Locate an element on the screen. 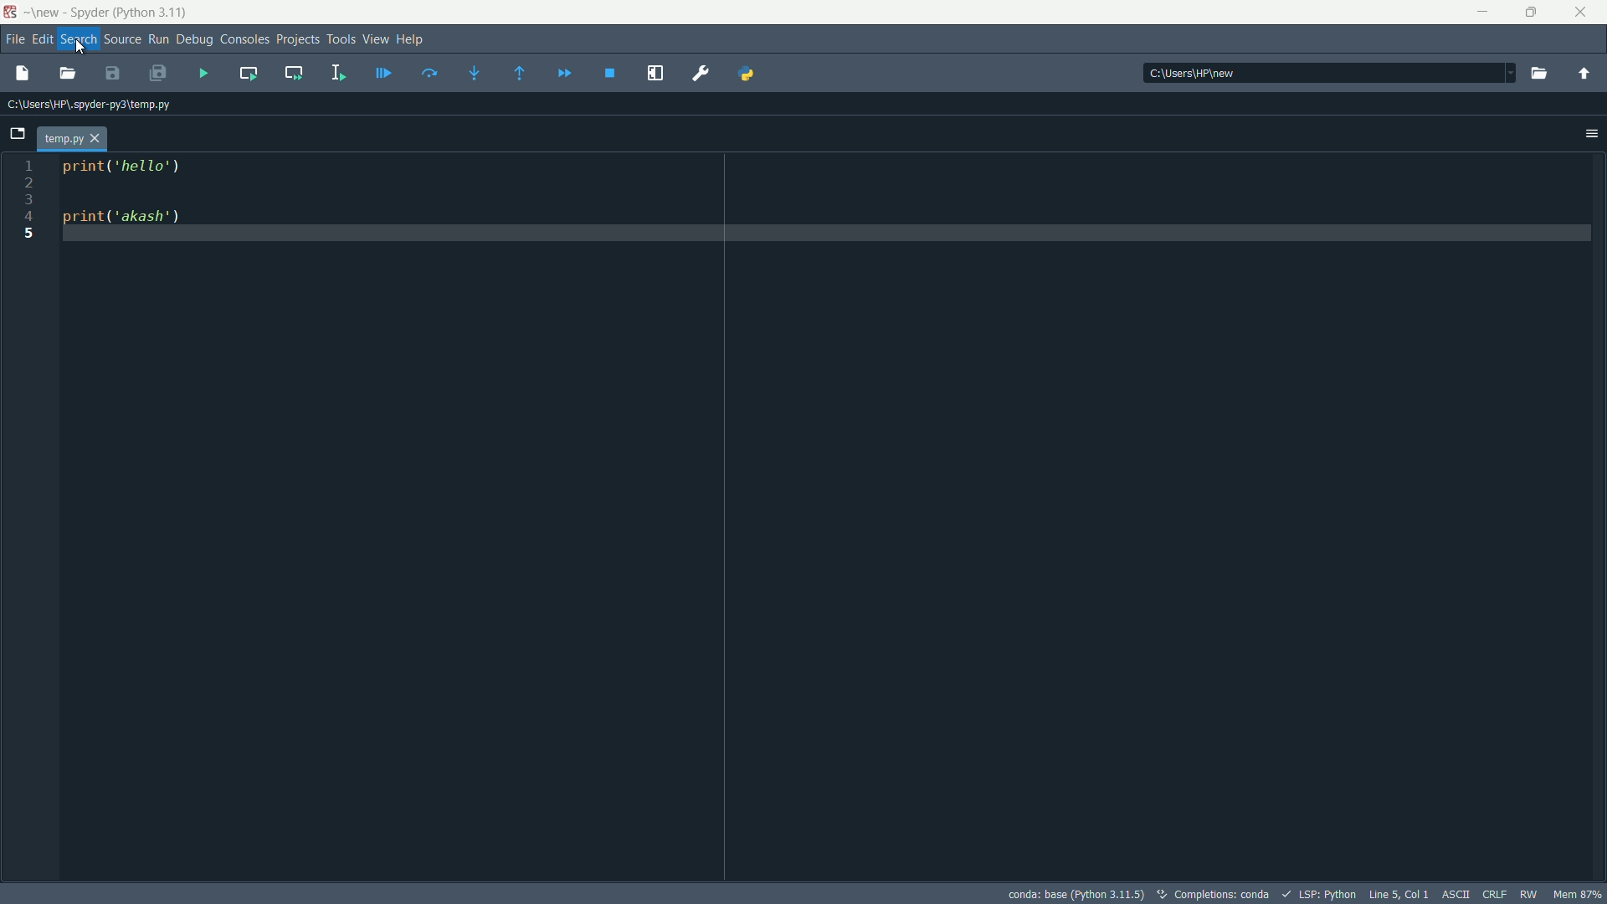 This screenshot has width=1607, height=904. continue execution until next breakpoint is located at coordinates (563, 74).